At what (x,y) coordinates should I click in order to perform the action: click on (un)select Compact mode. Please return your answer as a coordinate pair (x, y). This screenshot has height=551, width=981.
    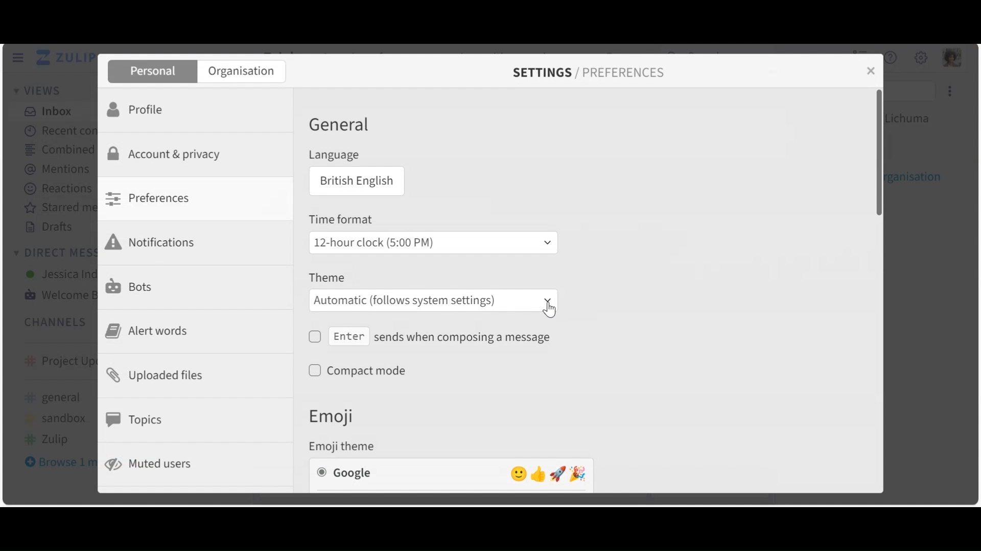
    Looking at the image, I should click on (364, 371).